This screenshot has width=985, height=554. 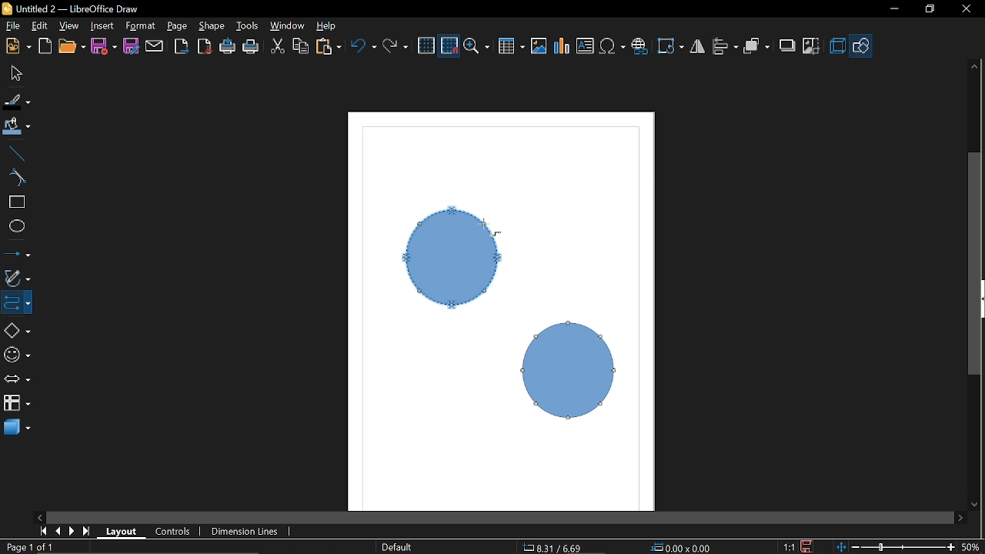 What do you see at coordinates (17, 381) in the screenshot?
I see `Arrows` at bounding box center [17, 381].